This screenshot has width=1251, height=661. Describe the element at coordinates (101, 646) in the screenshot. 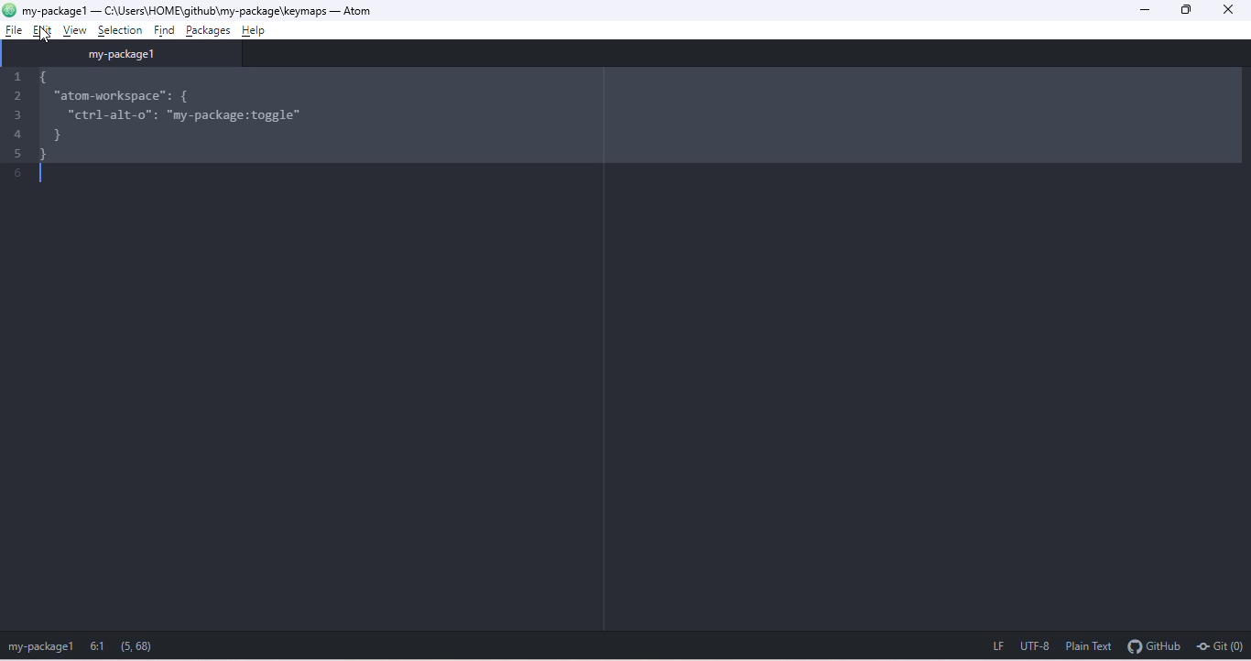

I see `6:1` at that location.